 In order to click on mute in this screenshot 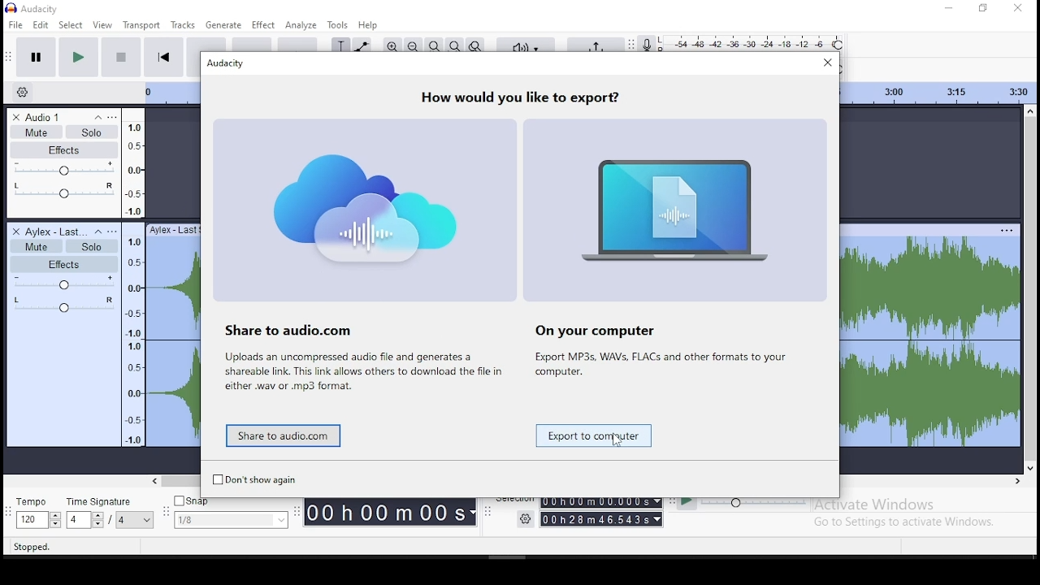, I will do `click(37, 246)`.